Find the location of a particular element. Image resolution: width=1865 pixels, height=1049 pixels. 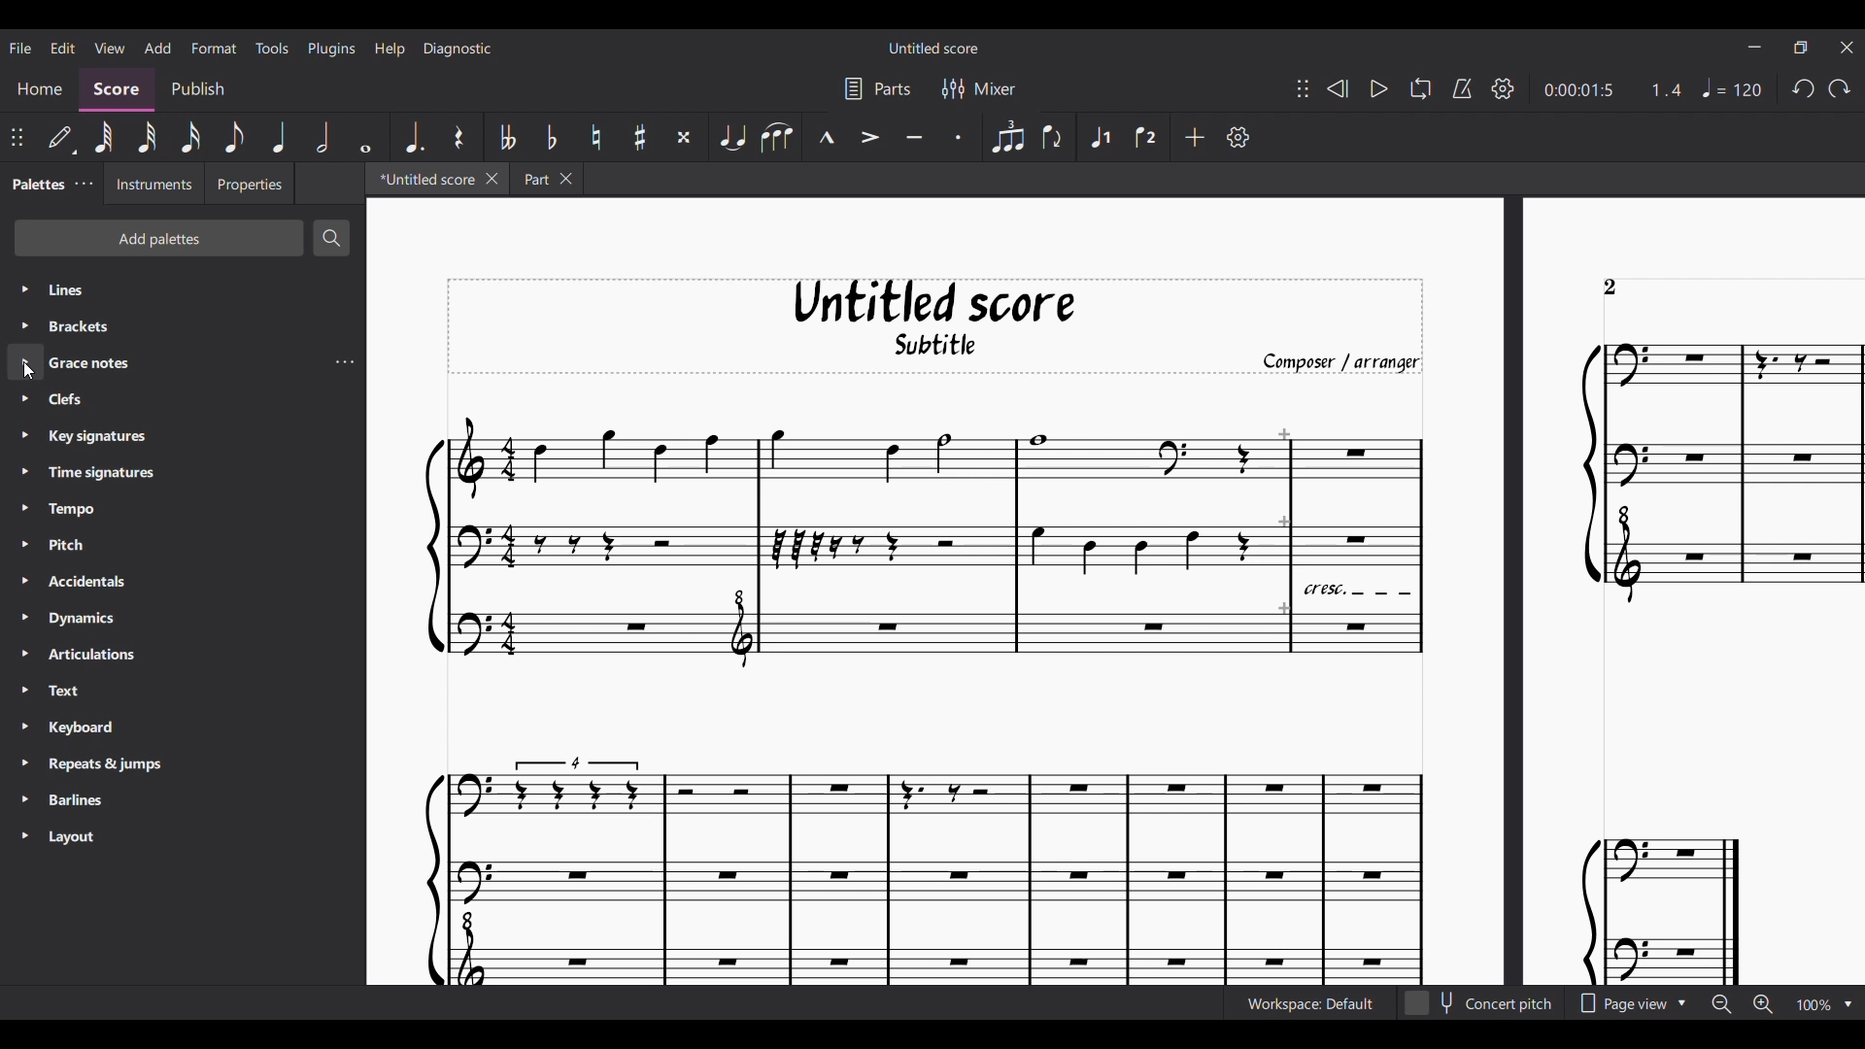

Staccato is located at coordinates (960, 136).